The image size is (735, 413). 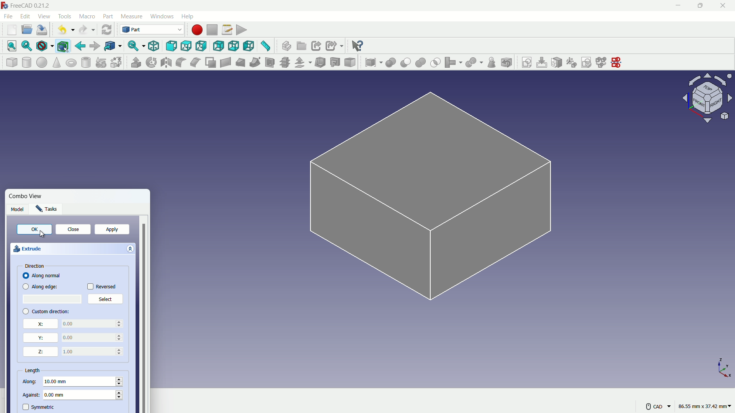 I want to click on rotate, so click(x=152, y=62).